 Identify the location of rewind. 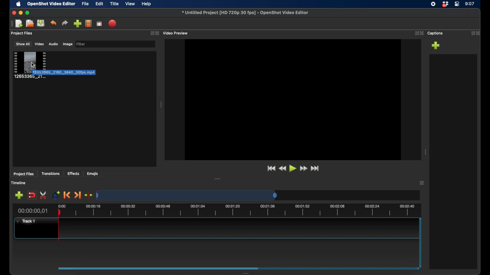
(282, 168).